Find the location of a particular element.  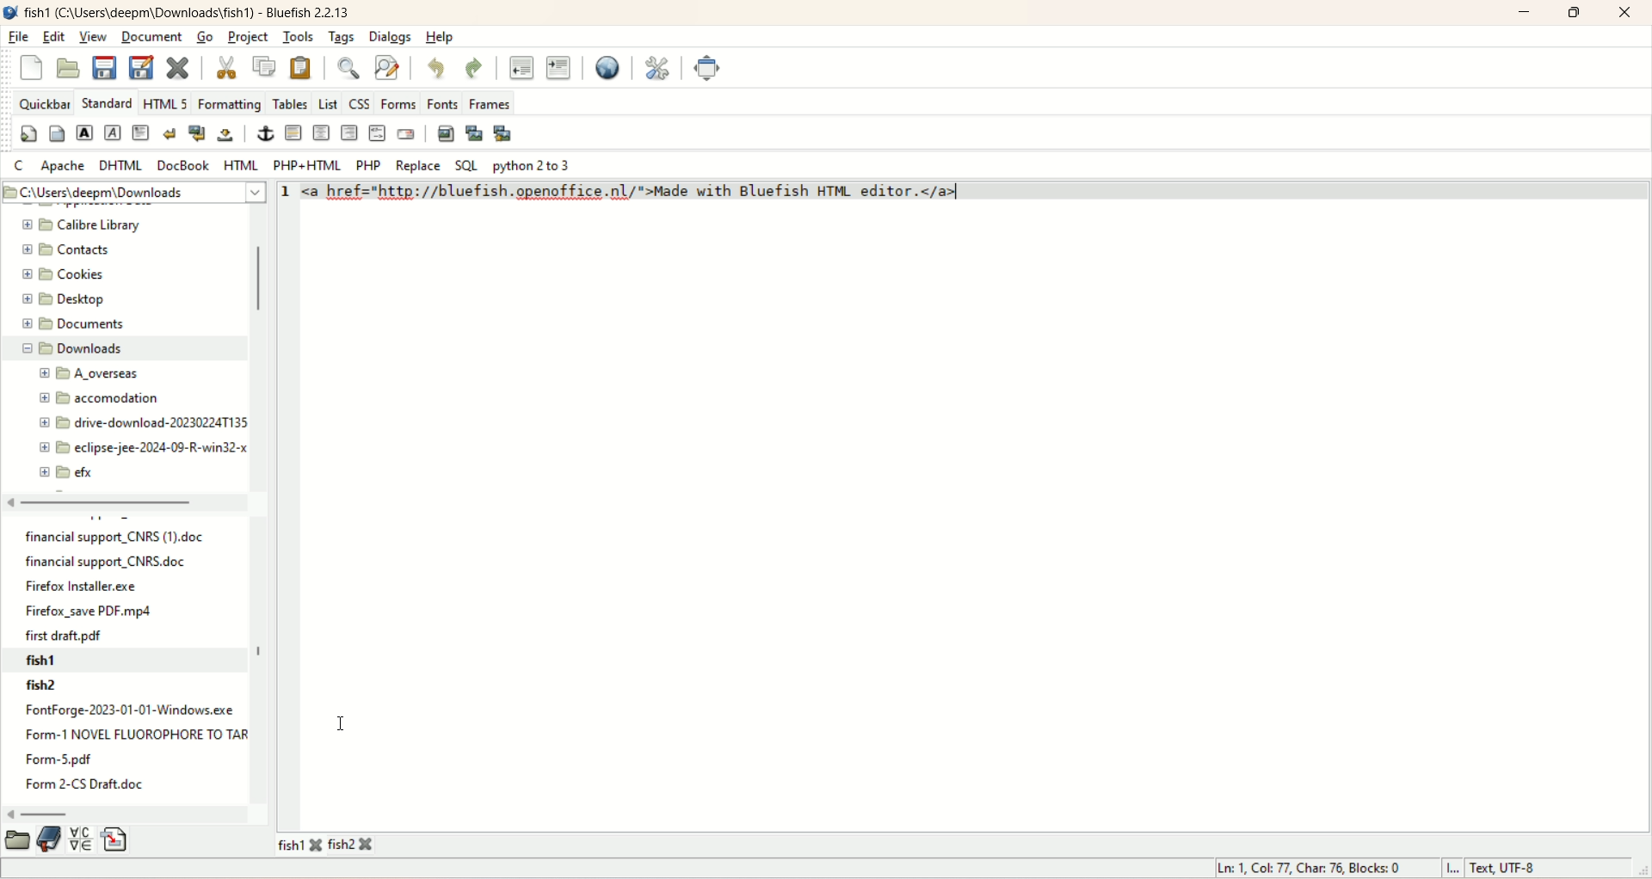

open file is located at coordinates (67, 65).